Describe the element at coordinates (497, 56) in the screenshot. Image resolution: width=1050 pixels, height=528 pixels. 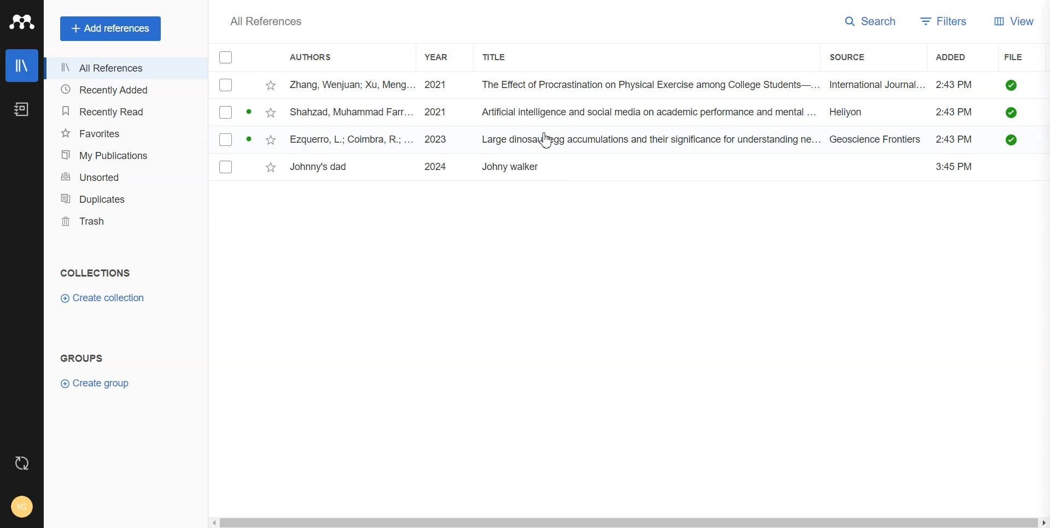
I see `Title` at that location.